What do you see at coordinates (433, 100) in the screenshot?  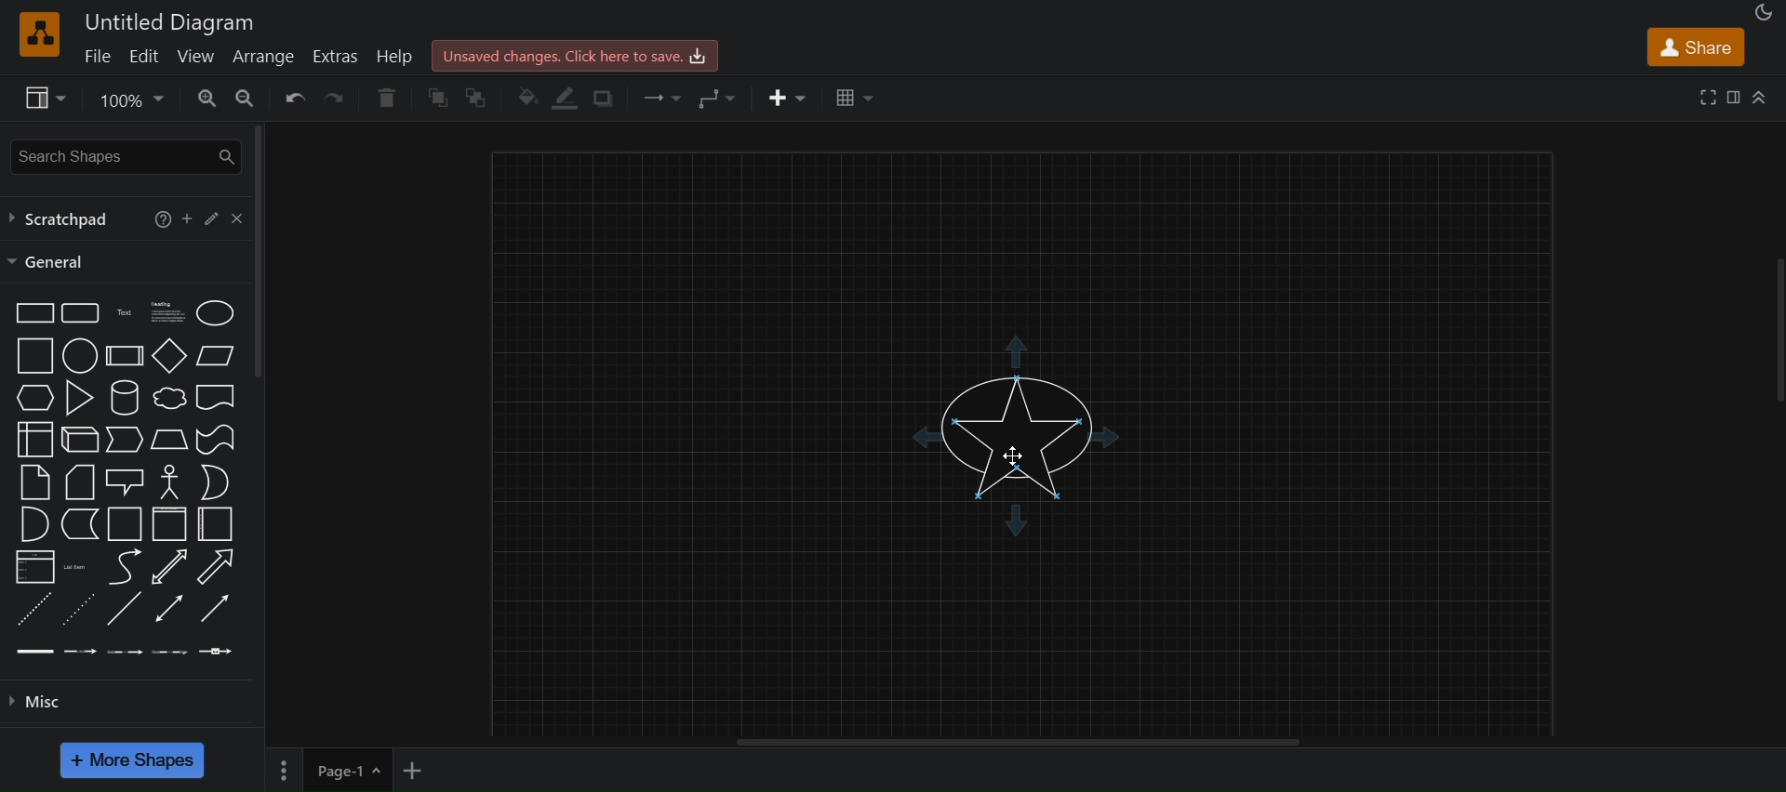 I see `to front ` at bounding box center [433, 100].